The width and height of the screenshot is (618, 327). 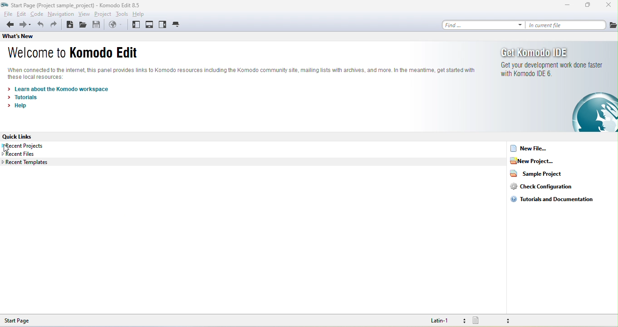 What do you see at coordinates (490, 321) in the screenshot?
I see `file type` at bounding box center [490, 321].